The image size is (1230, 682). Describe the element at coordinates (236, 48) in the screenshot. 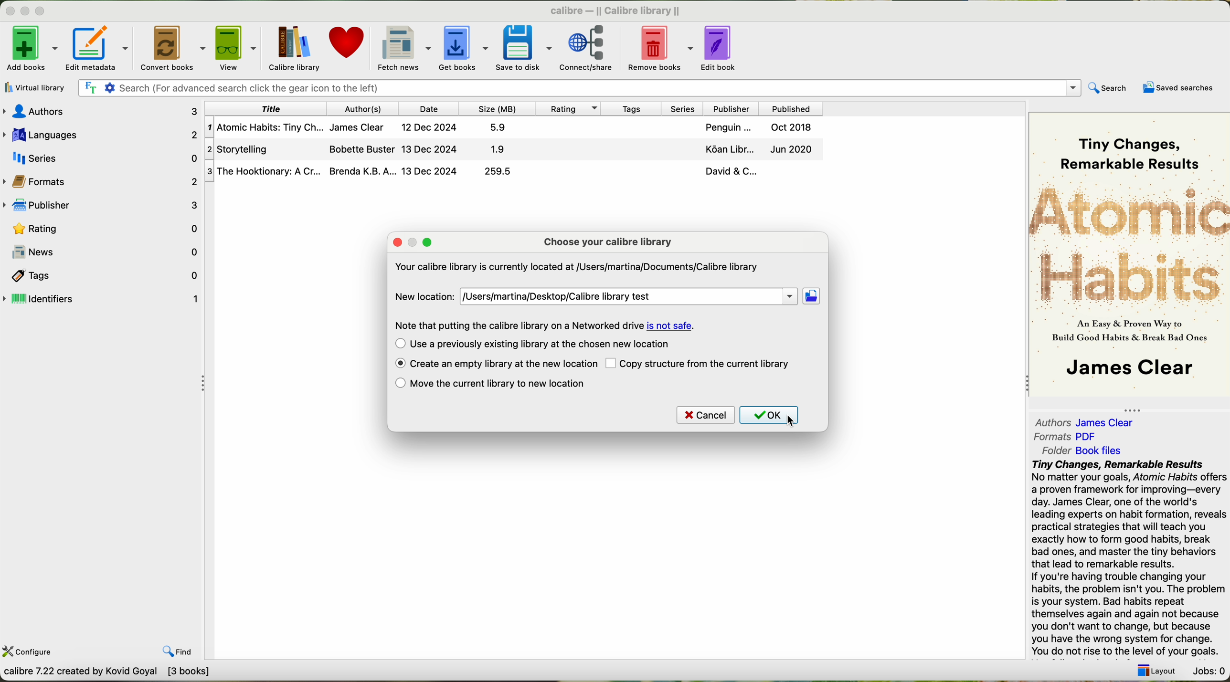

I see `view` at that location.